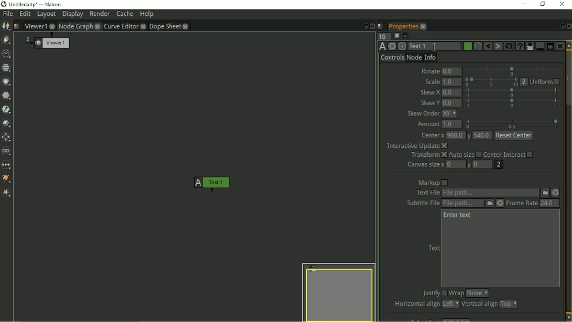 The image size is (572, 322). What do you see at coordinates (427, 192) in the screenshot?
I see `text file` at bounding box center [427, 192].